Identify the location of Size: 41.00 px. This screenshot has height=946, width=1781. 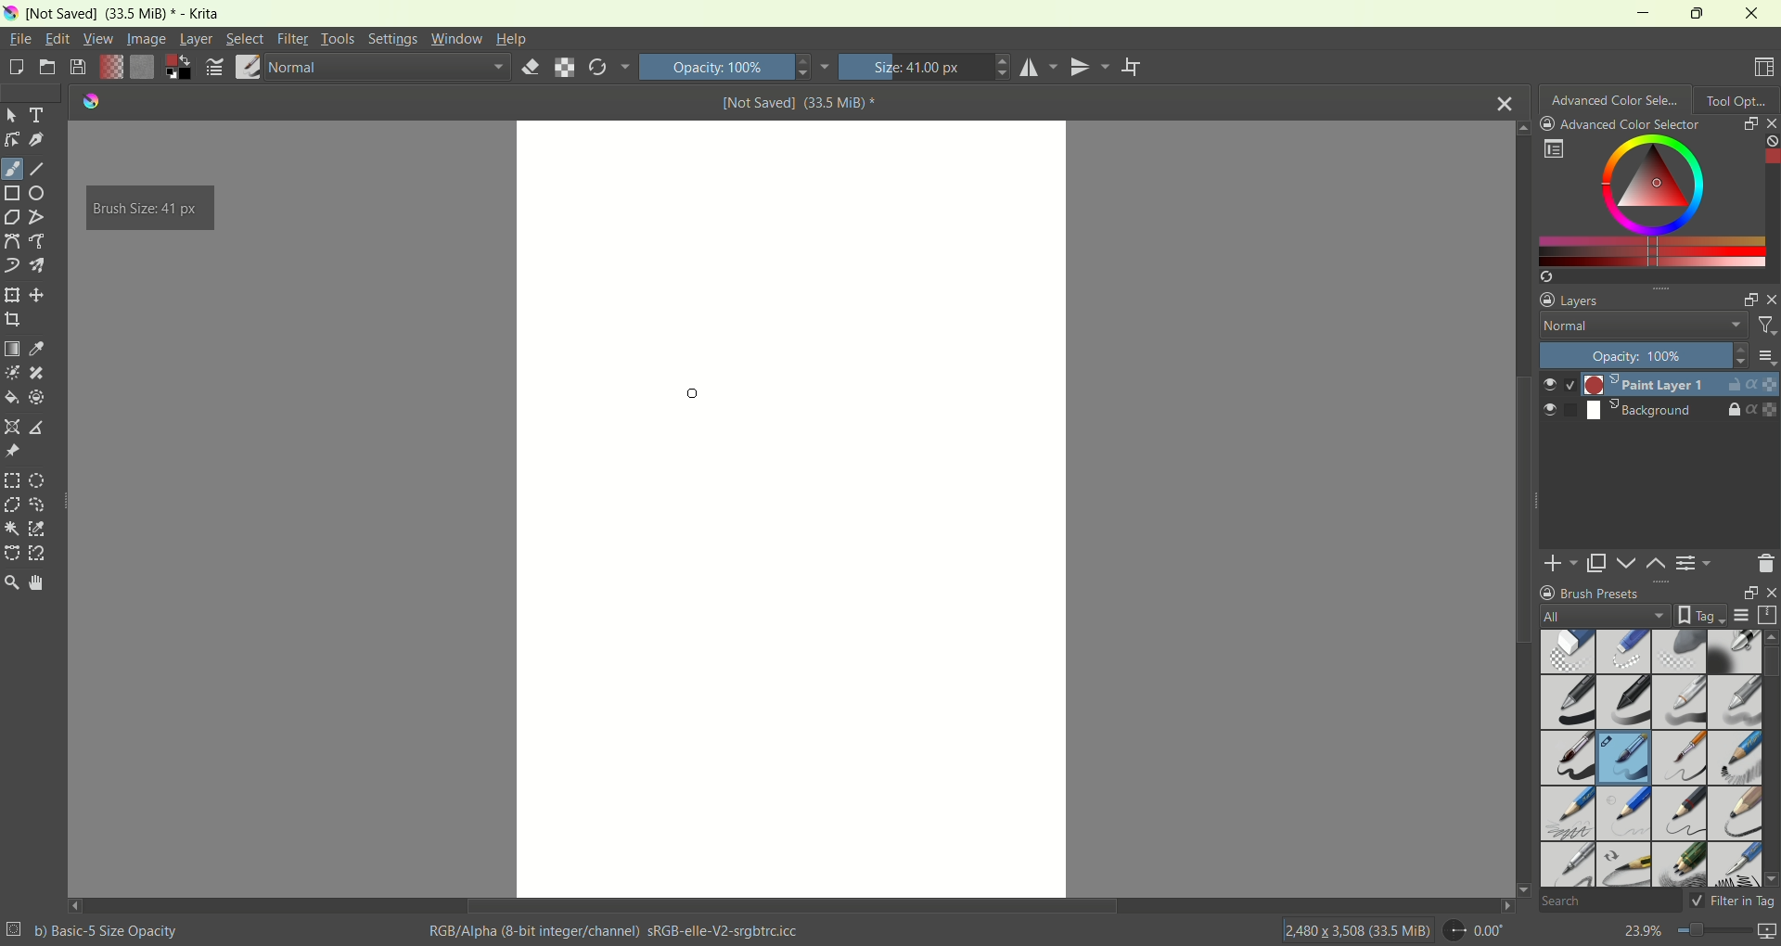
(925, 67).